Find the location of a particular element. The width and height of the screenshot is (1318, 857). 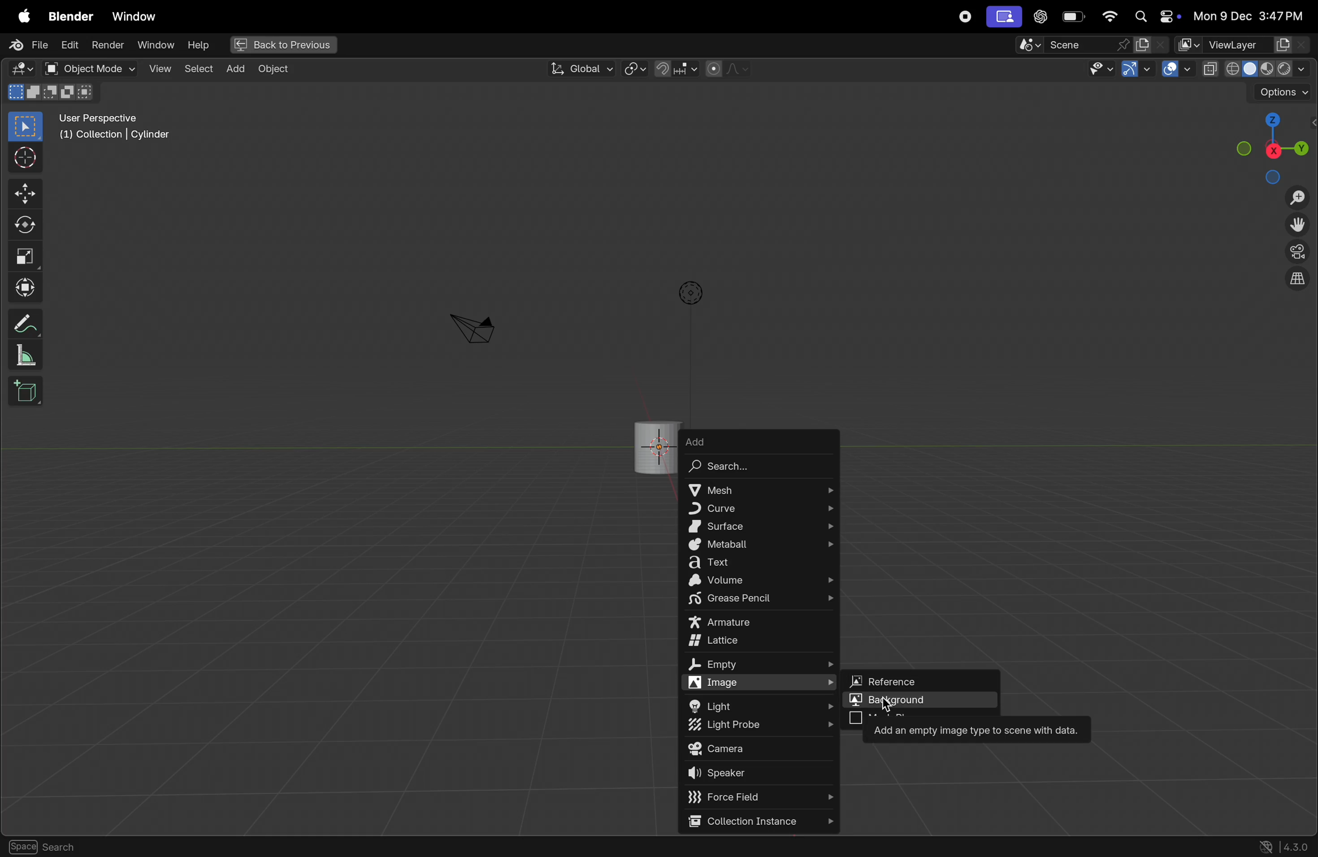

select point is located at coordinates (25, 126).